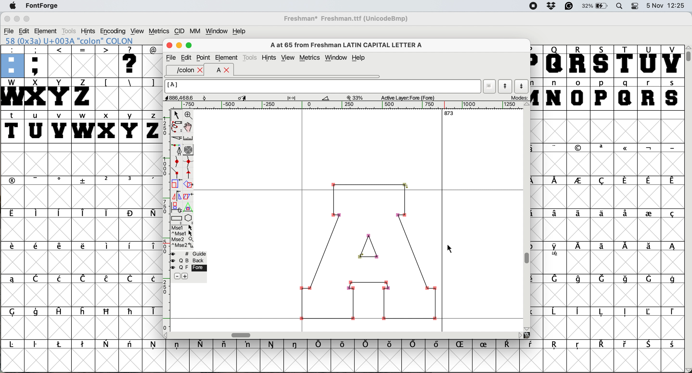 This screenshot has width=692, height=373. What do you see at coordinates (138, 31) in the screenshot?
I see `view` at bounding box center [138, 31].